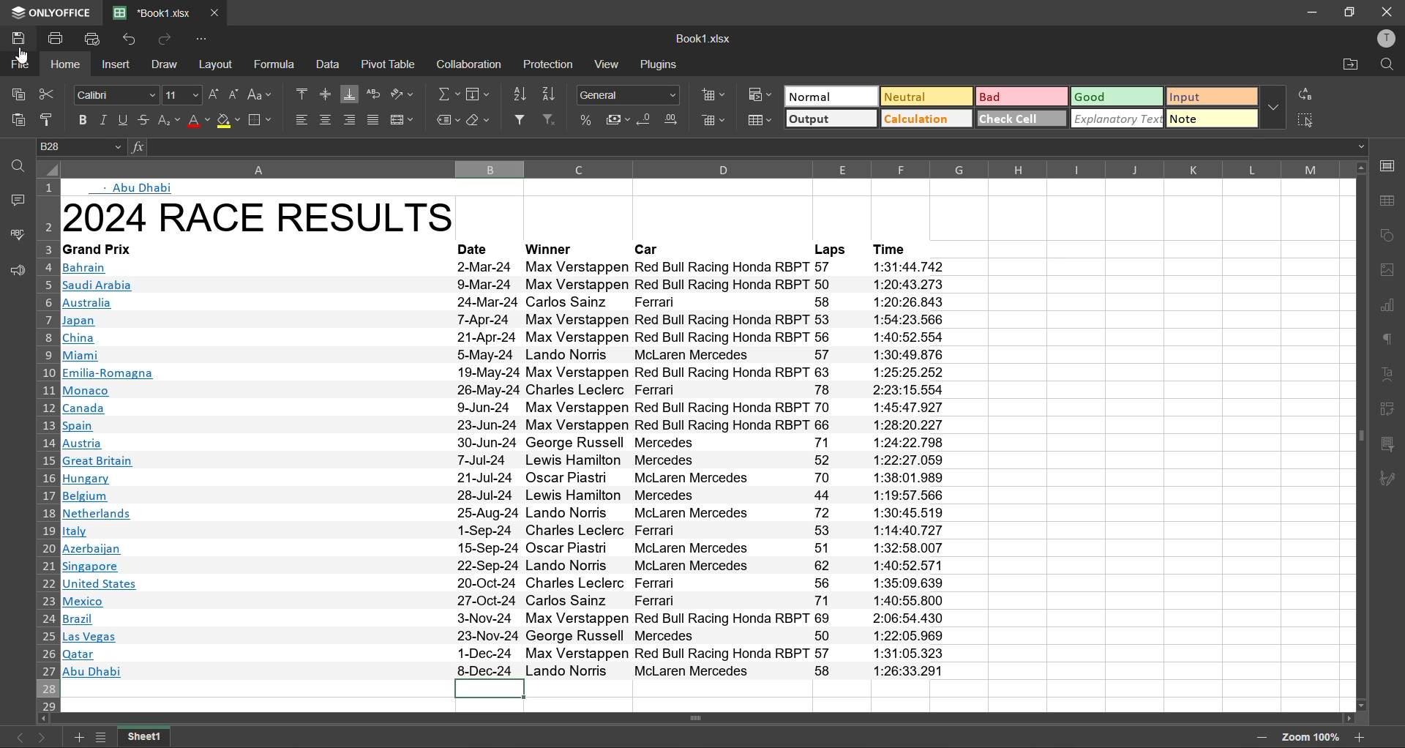  What do you see at coordinates (472, 63) in the screenshot?
I see `collaboration` at bounding box center [472, 63].